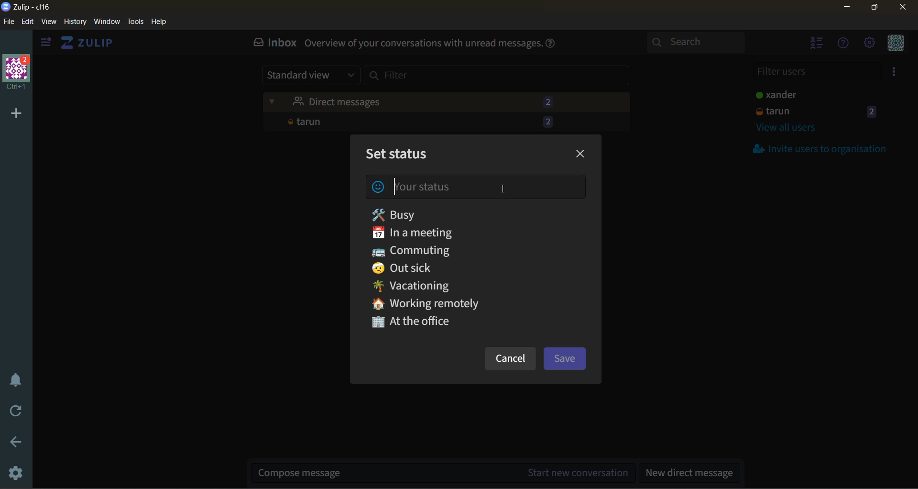  What do you see at coordinates (871, 44) in the screenshot?
I see `settings menu` at bounding box center [871, 44].